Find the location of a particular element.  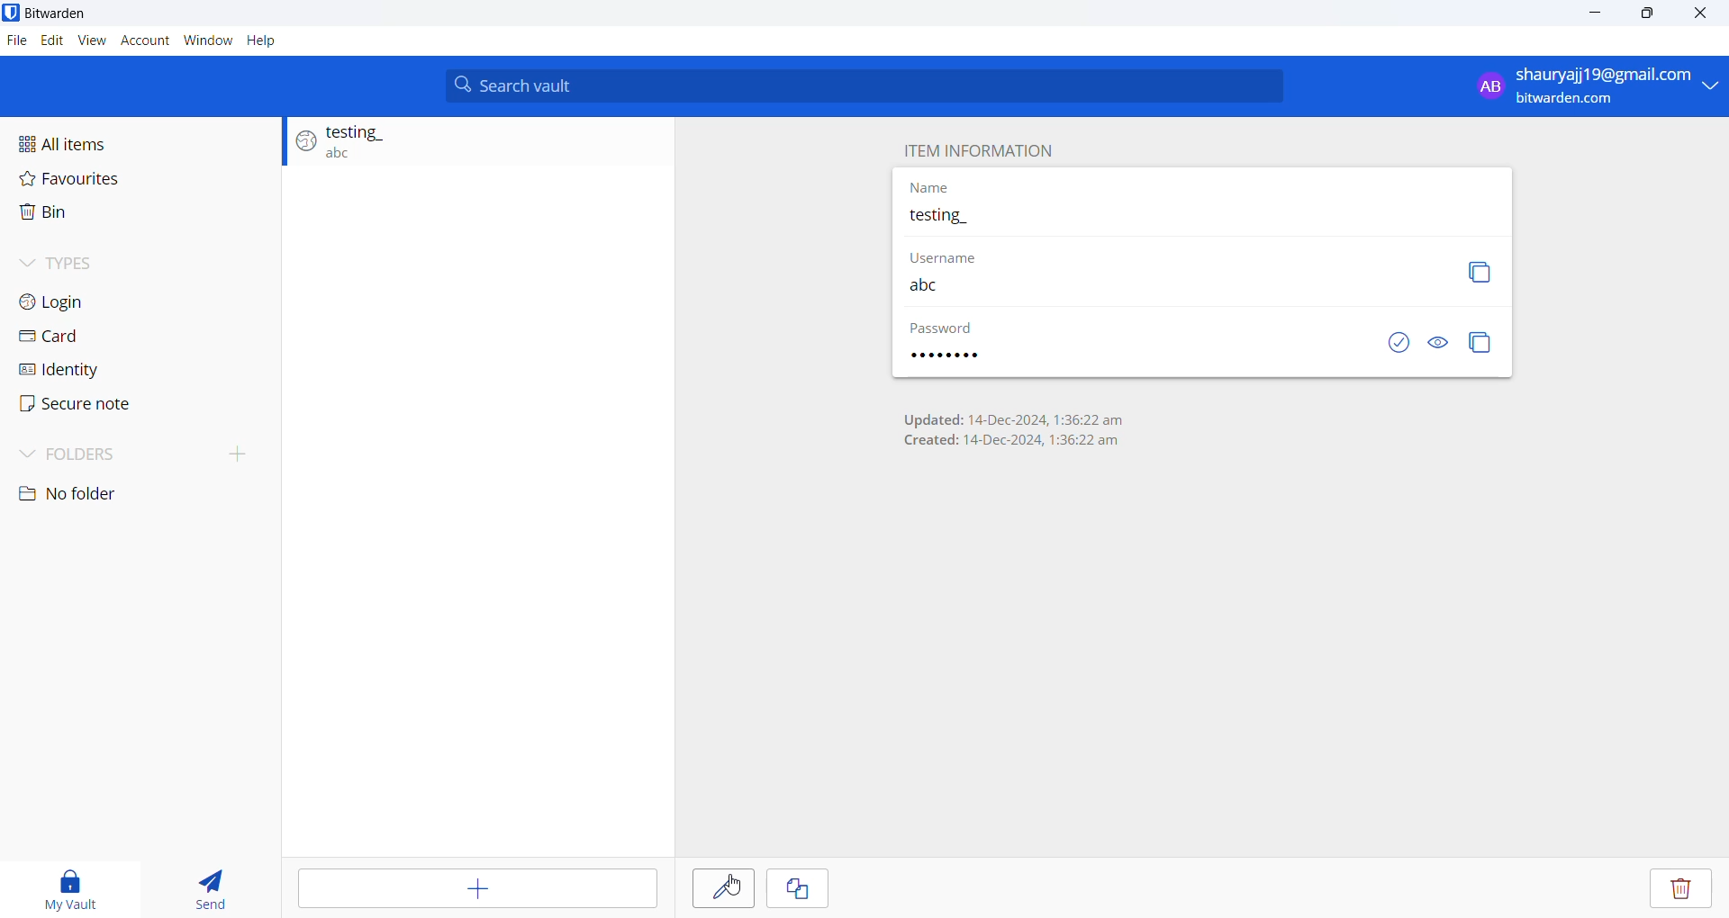

Username is located at coordinates (1161, 285).